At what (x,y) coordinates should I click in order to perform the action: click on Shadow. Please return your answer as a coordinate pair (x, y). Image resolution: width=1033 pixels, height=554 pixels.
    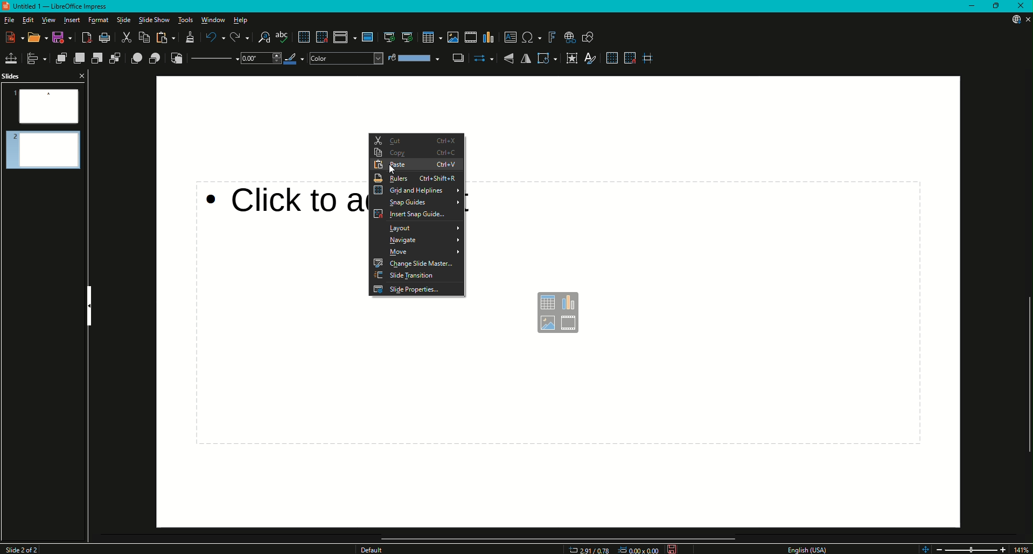
    Looking at the image, I should click on (458, 58).